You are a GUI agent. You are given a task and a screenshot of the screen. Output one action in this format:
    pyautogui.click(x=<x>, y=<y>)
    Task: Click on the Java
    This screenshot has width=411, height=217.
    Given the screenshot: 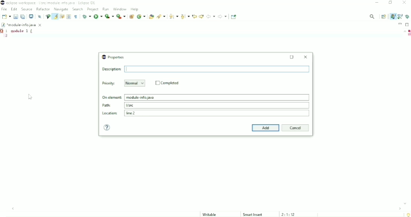 What is the action you would take?
    pyautogui.click(x=393, y=16)
    